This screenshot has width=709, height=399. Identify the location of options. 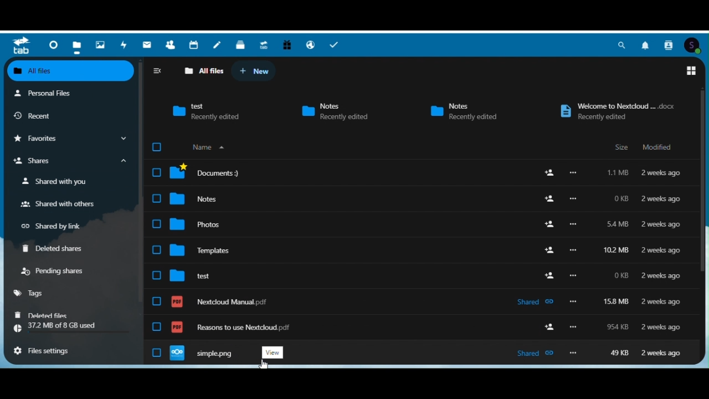
(573, 275).